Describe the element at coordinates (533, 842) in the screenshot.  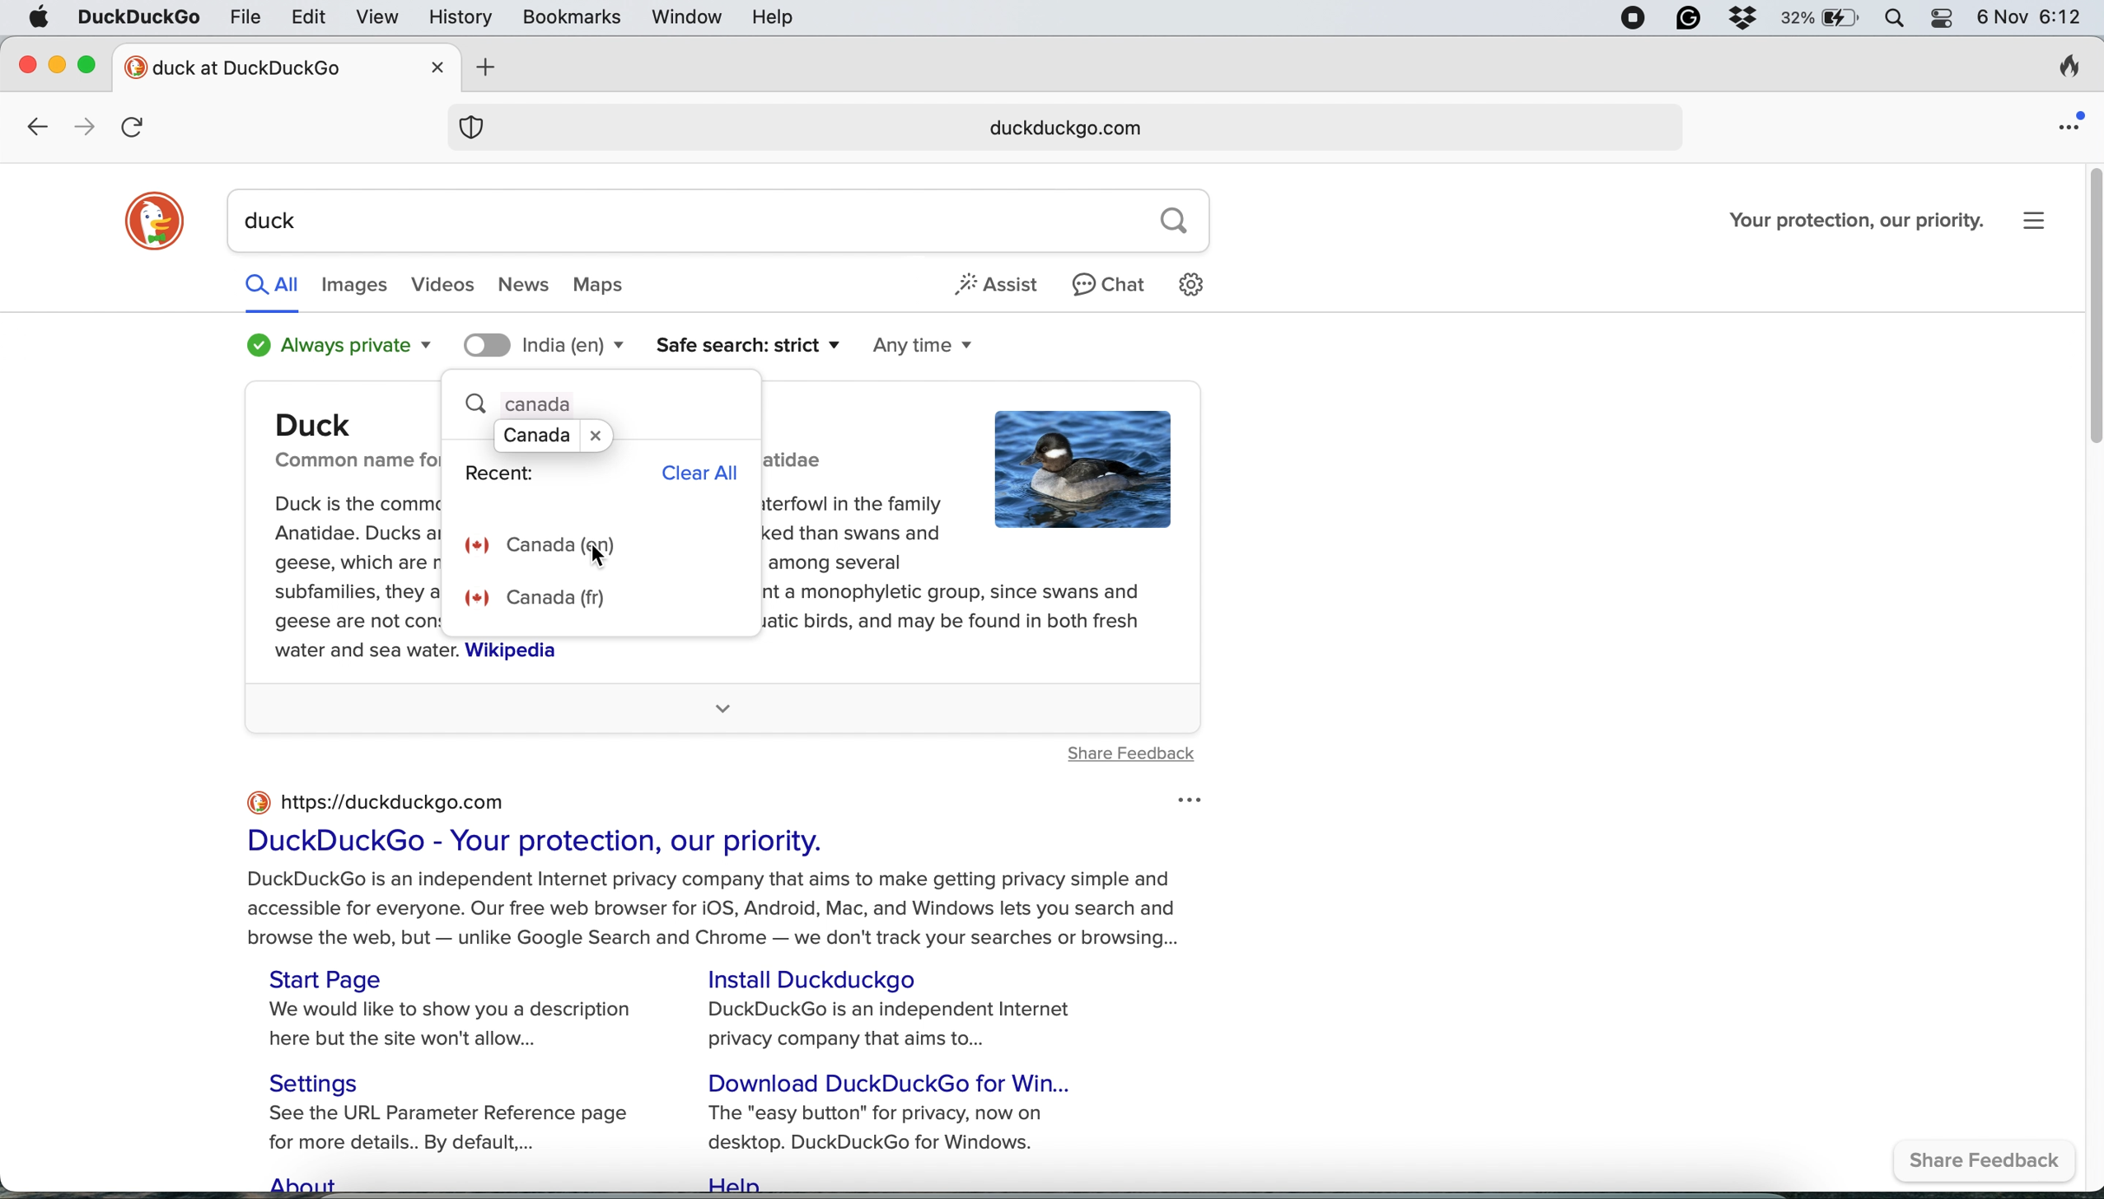
I see `DuckDuckGo - Your protection, our priority.` at that location.